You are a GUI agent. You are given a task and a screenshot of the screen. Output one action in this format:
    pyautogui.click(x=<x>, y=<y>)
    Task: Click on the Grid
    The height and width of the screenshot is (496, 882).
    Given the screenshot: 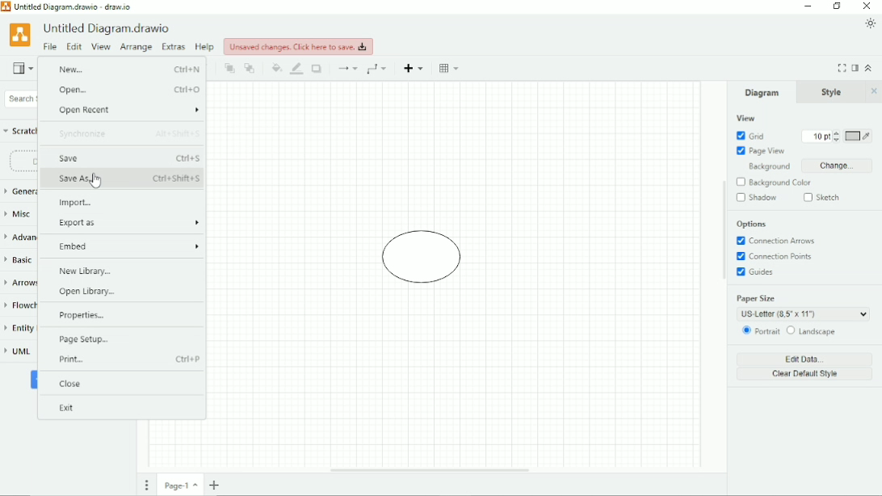 What is the action you would take?
    pyautogui.click(x=751, y=136)
    